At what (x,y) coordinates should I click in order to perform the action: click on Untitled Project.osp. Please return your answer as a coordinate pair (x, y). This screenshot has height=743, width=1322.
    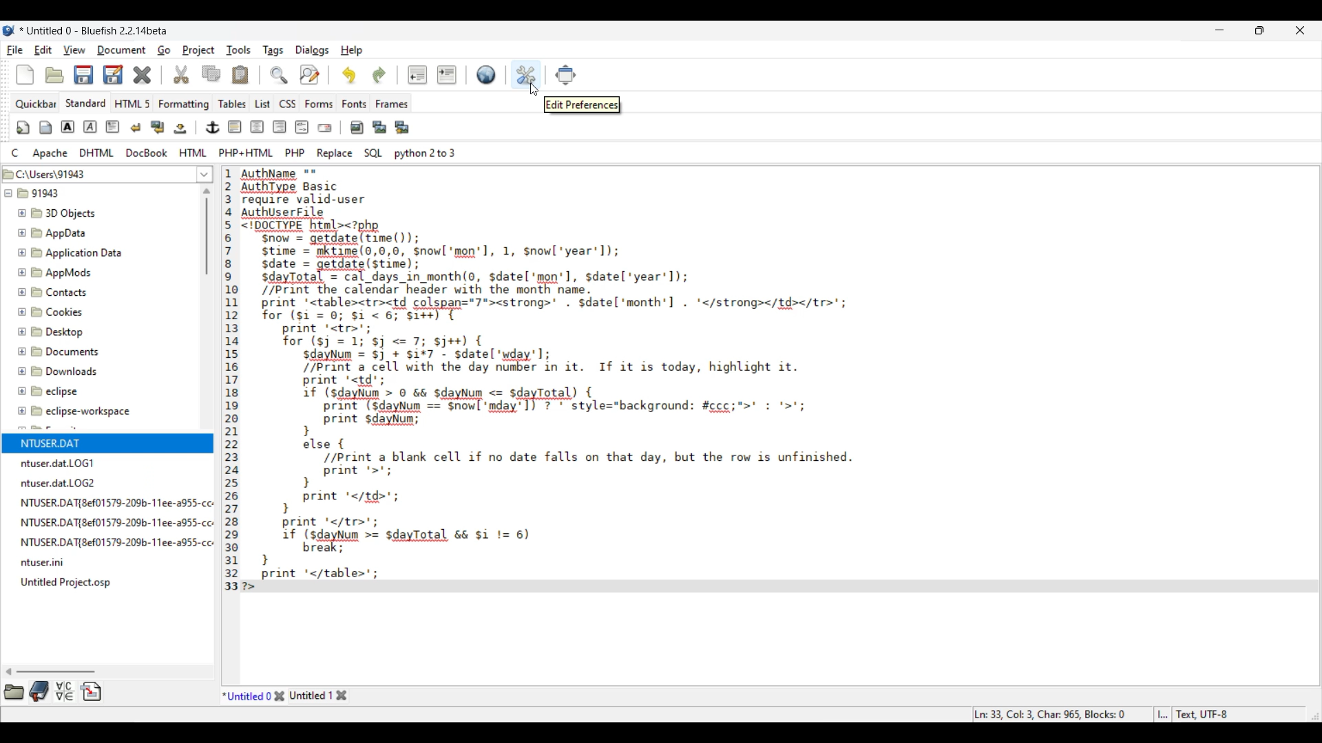
    Looking at the image, I should click on (69, 583).